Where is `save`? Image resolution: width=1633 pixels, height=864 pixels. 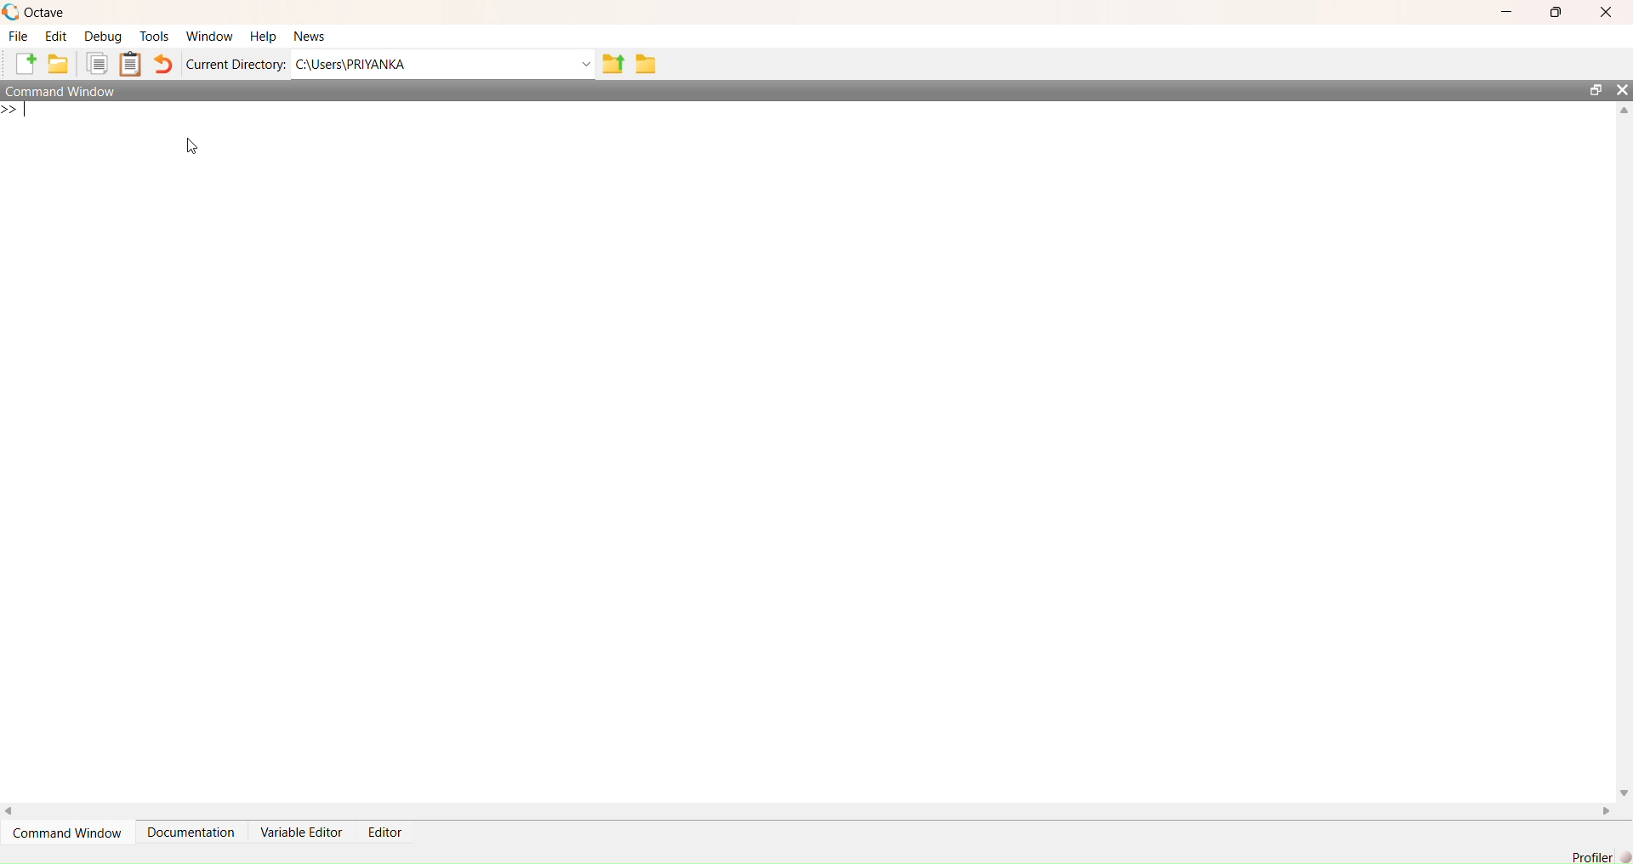
save is located at coordinates (648, 64).